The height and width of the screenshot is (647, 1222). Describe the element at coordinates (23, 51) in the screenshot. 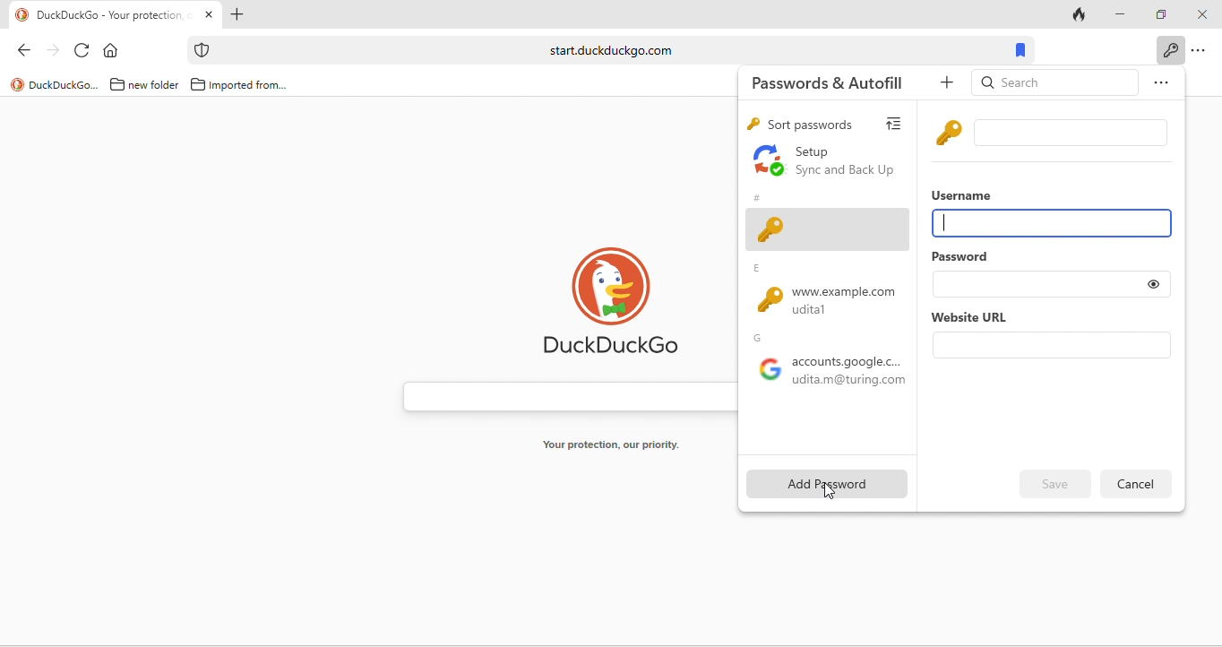

I see `back` at that location.